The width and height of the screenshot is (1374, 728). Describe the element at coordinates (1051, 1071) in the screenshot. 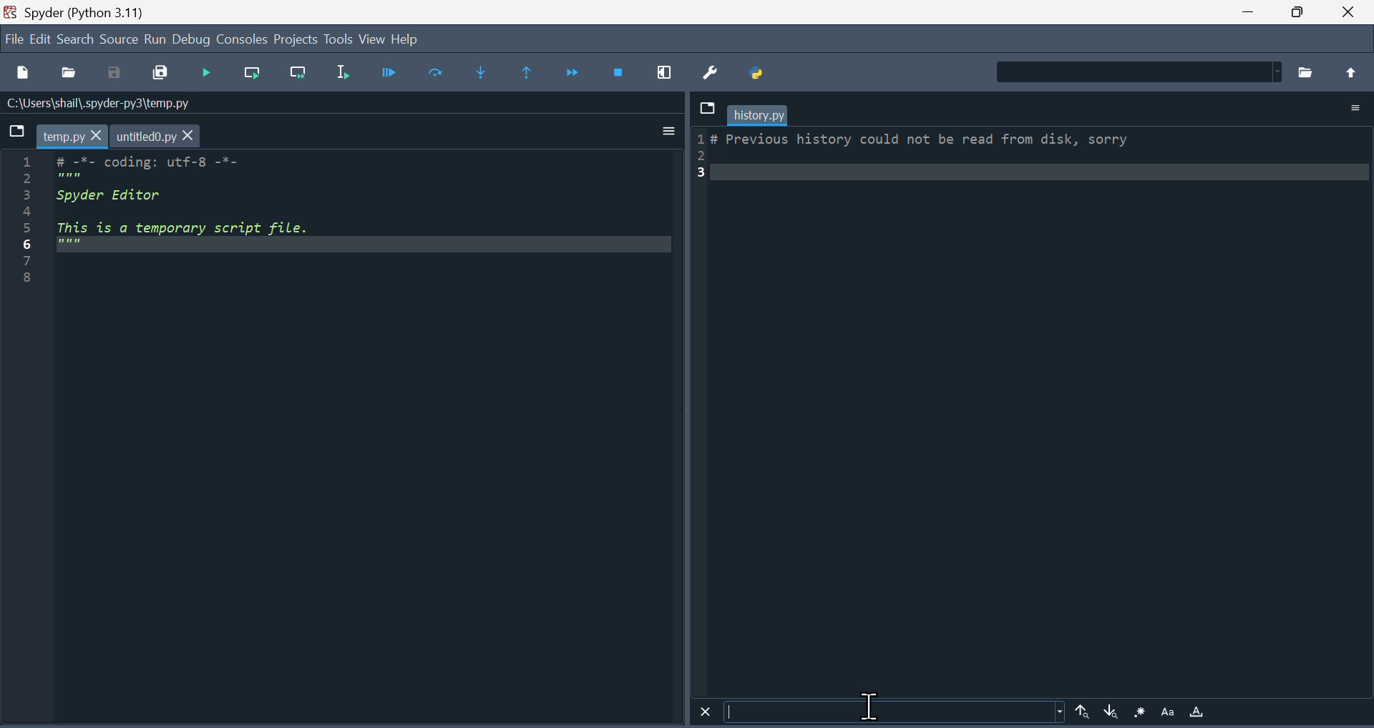

I see `Close` at that location.